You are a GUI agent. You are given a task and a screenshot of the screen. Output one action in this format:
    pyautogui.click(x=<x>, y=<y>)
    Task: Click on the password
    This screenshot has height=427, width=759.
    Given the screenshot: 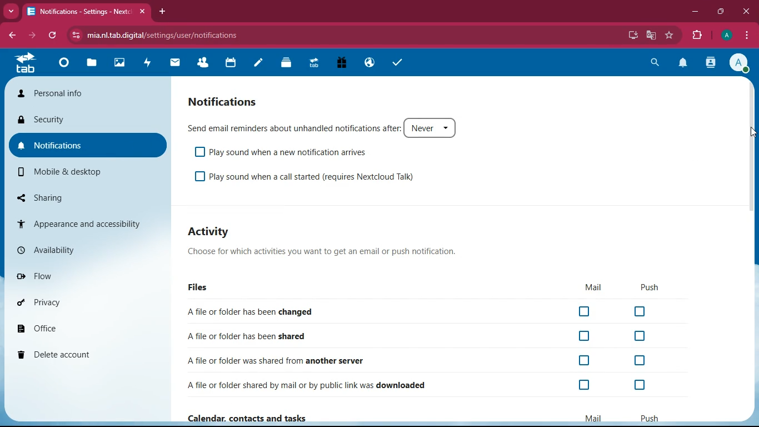 What is the action you would take?
    pyautogui.click(x=614, y=35)
    